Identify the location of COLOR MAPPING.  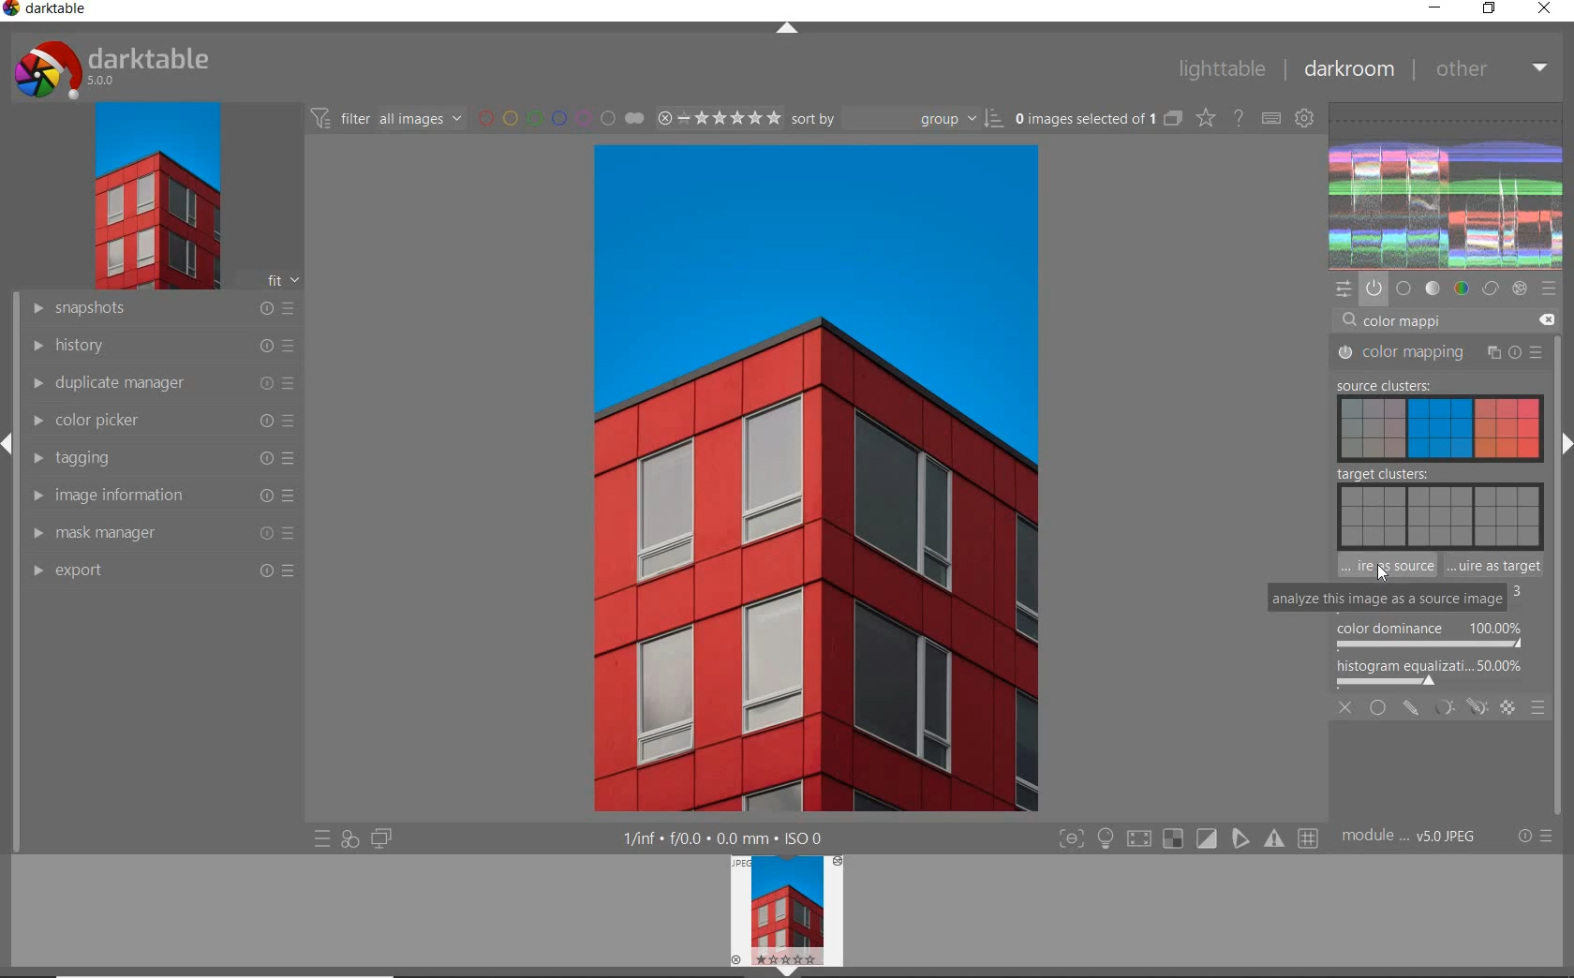
(1441, 354).